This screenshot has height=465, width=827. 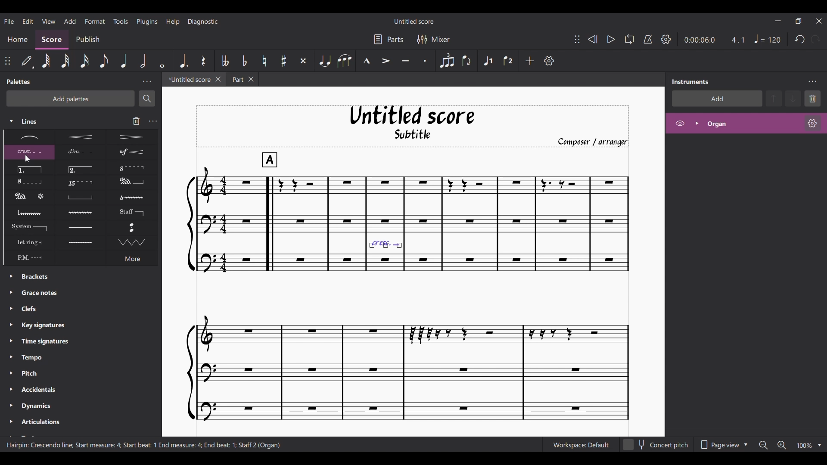 I want to click on Undo, so click(x=800, y=39).